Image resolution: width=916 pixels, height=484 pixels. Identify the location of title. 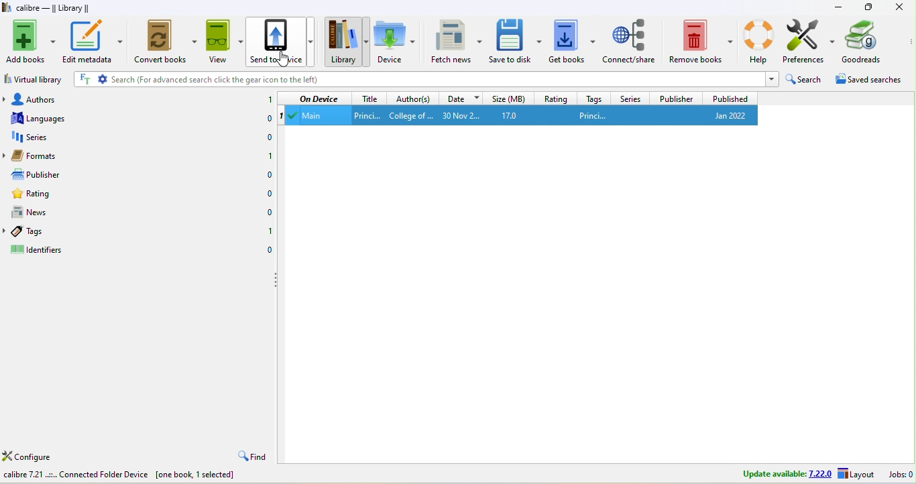
(370, 99).